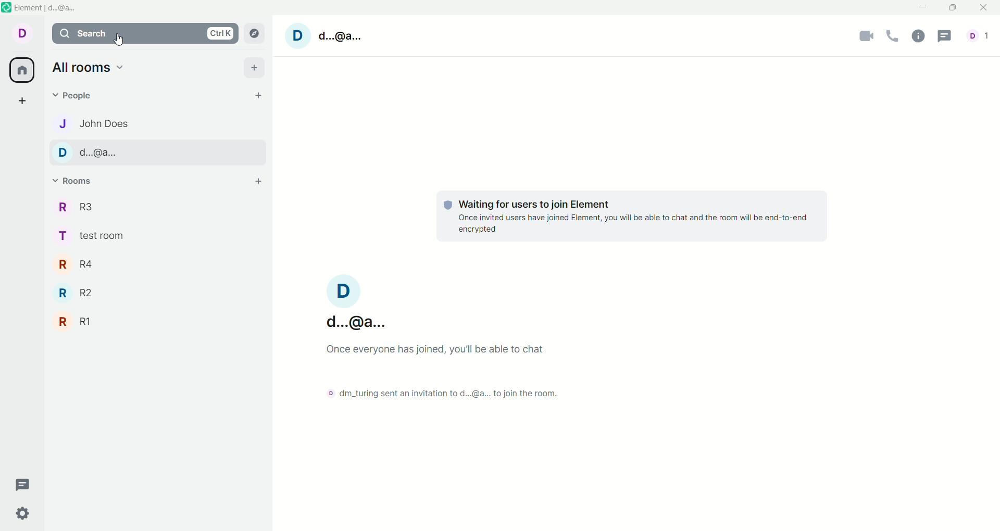  I want to click on maximize, so click(954, 9).